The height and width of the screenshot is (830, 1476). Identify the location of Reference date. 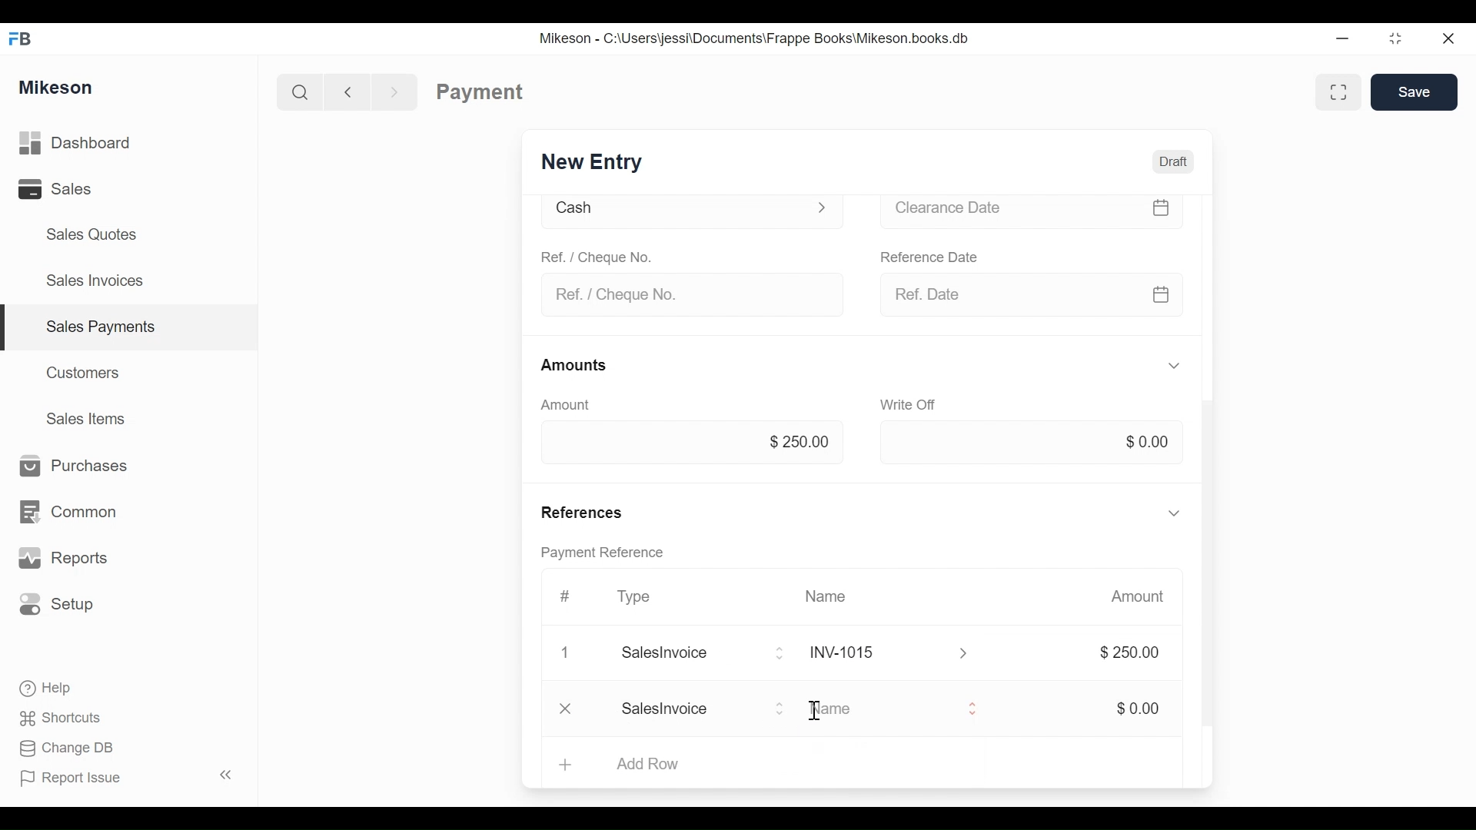
(930, 256).